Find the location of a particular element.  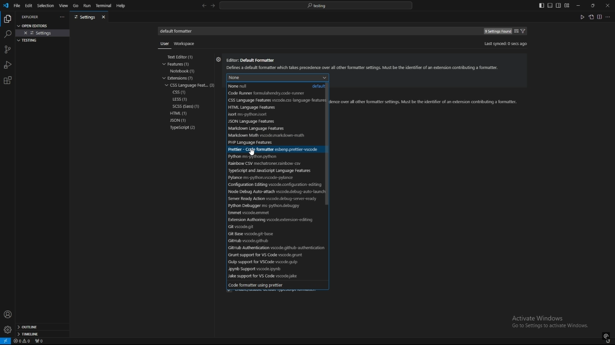

default formatter is located at coordinates (180, 31).